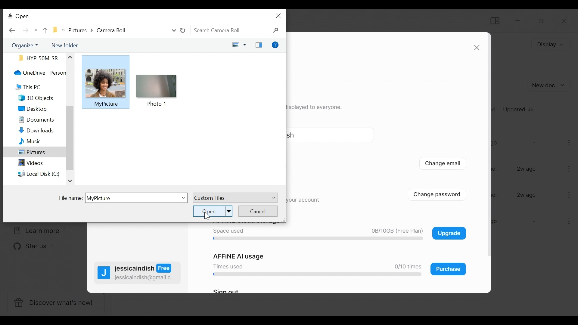 The height and width of the screenshot is (325, 578). Describe the element at coordinates (12, 30) in the screenshot. I see `Go back` at that location.